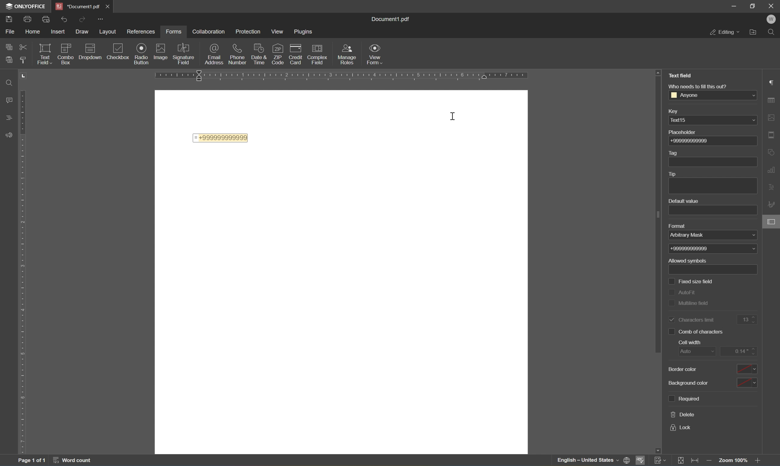 The image size is (780, 466). I want to click on collaboration, so click(209, 31).